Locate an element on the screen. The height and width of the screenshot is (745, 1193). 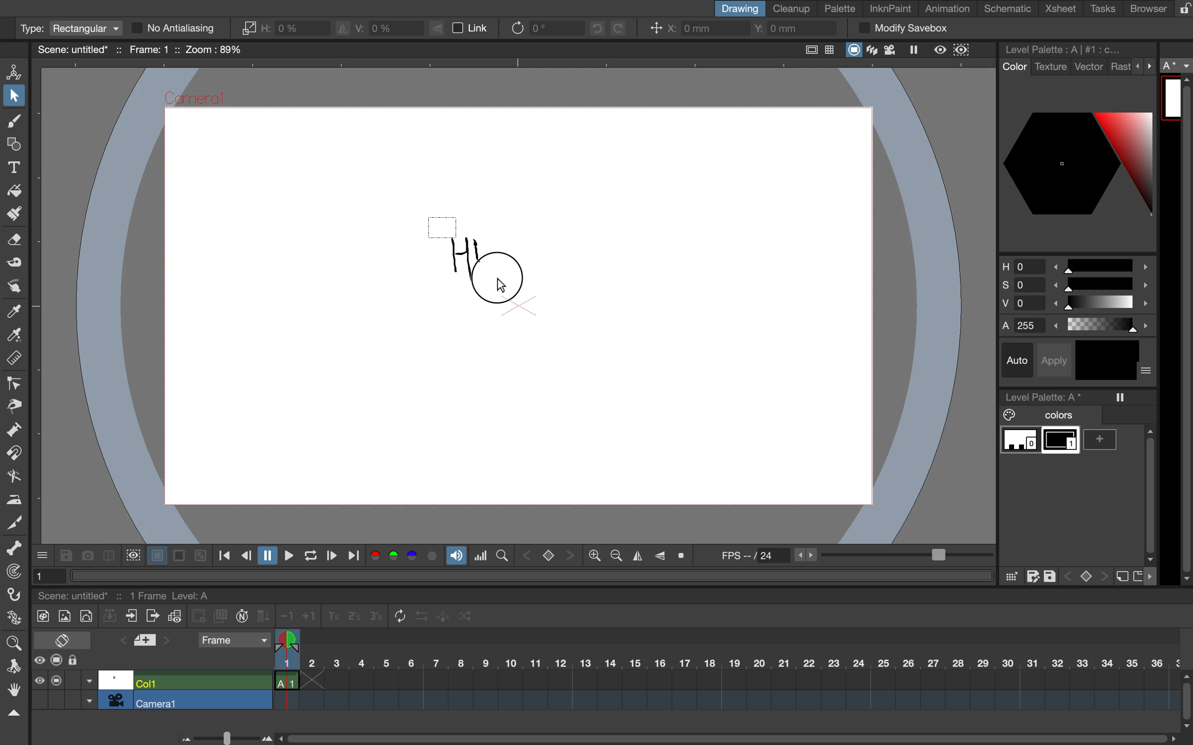
drag cursor over drawing is located at coordinates (475, 256).